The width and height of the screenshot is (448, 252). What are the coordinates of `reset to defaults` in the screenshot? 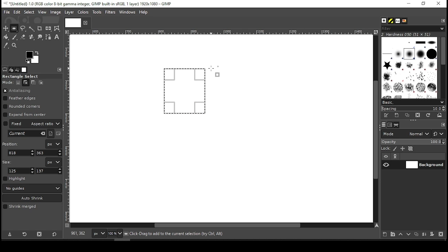 It's located at (55, 234).